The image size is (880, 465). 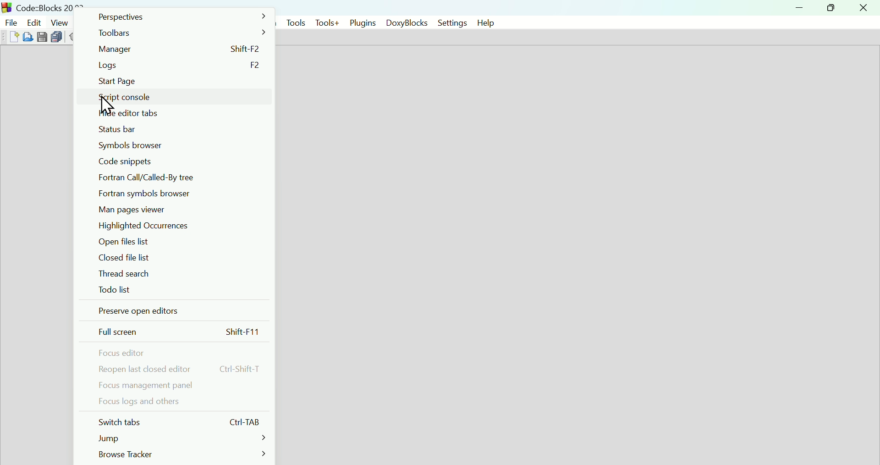 I want to click on Highlighted occurrences, so click(x=176, y=226).